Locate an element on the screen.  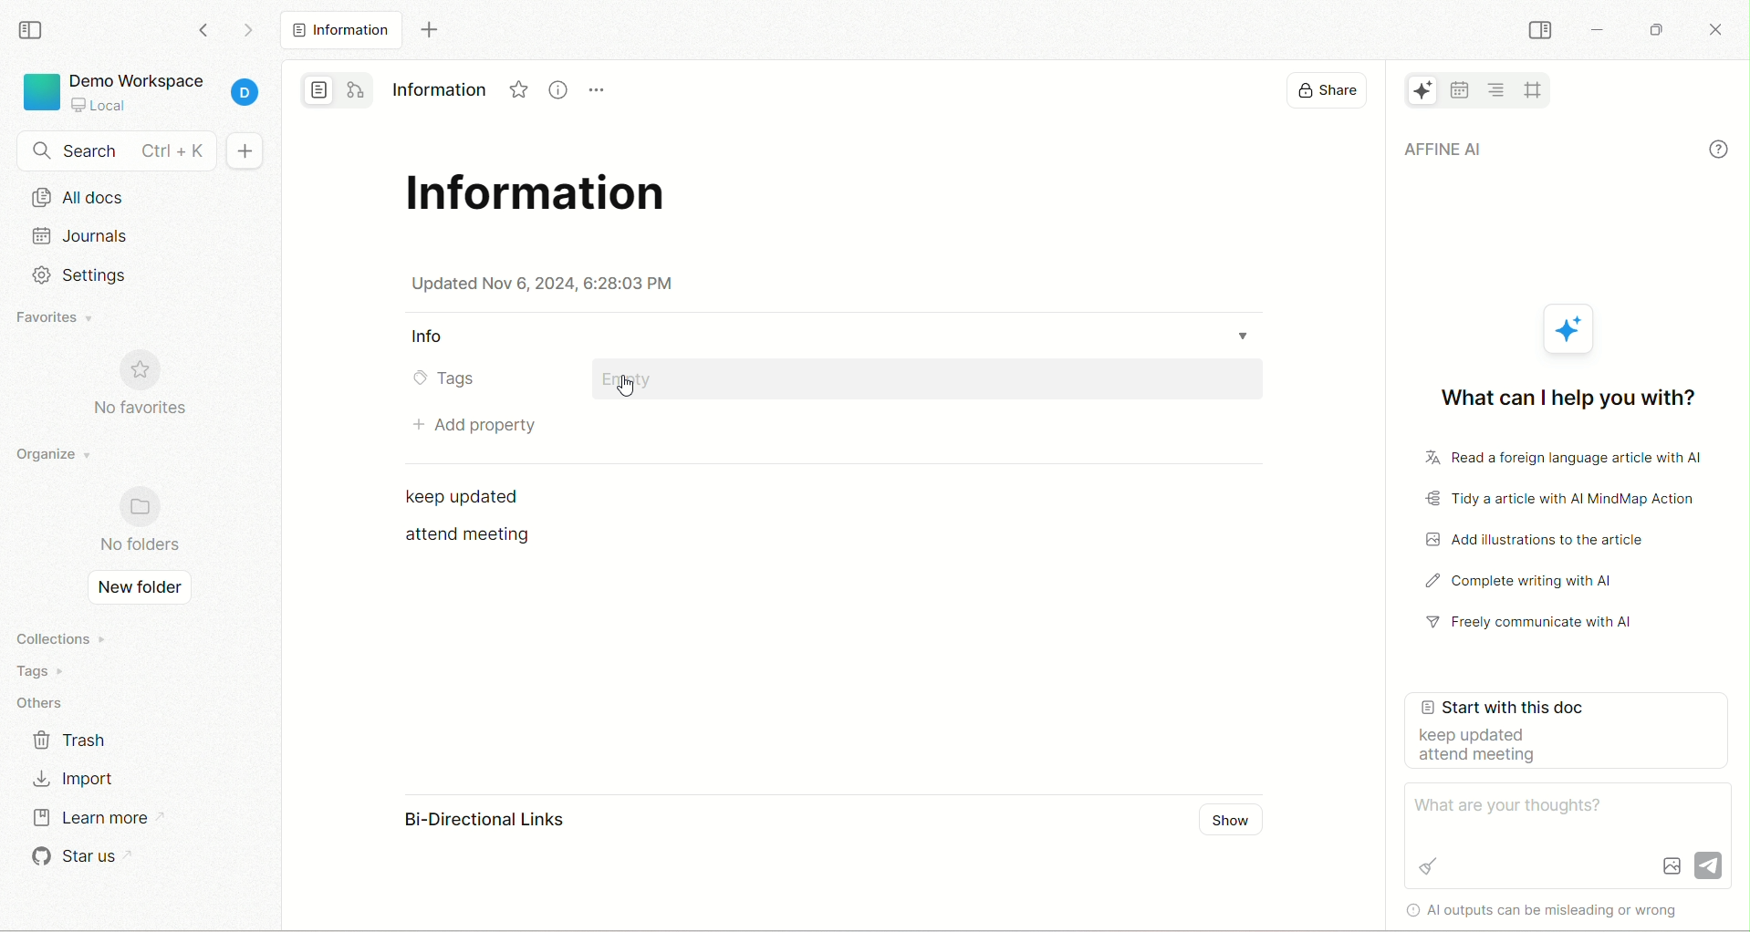
learn more is located at coordinates (89, 822).